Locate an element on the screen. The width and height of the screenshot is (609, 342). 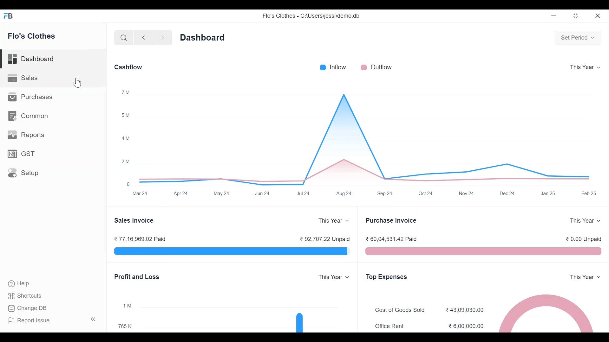
visual representation of purchase invoice of paid and unpaid of the year is located at coordinates (483, 251).